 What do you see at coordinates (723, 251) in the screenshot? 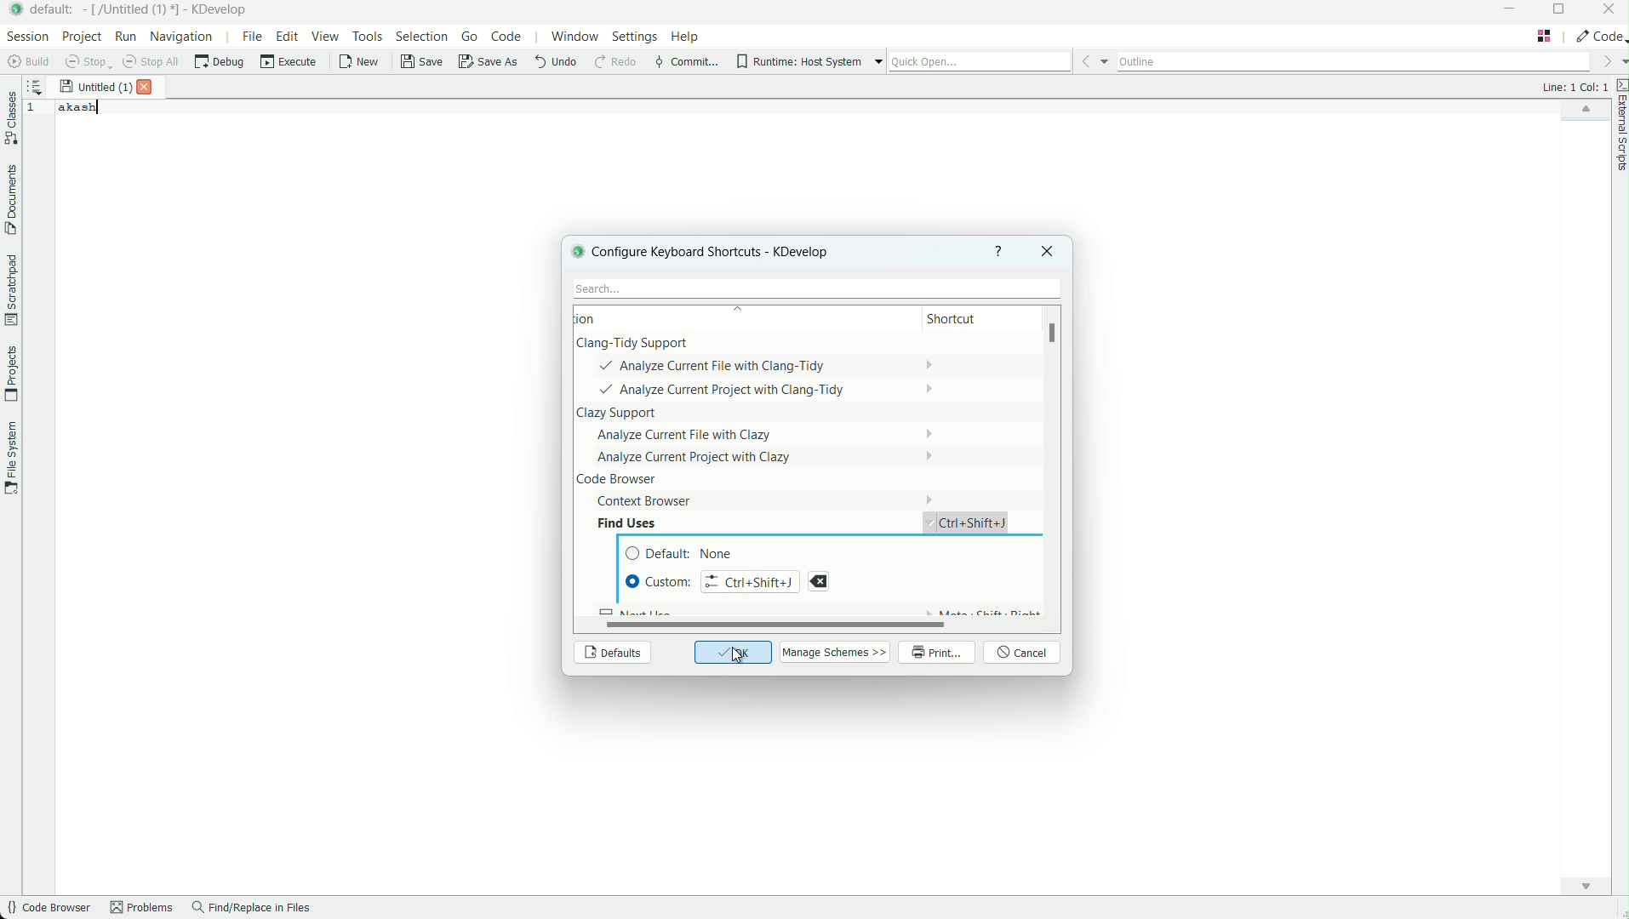
I see `configure keyboard shortcuts` at bounding box center [723, 251].